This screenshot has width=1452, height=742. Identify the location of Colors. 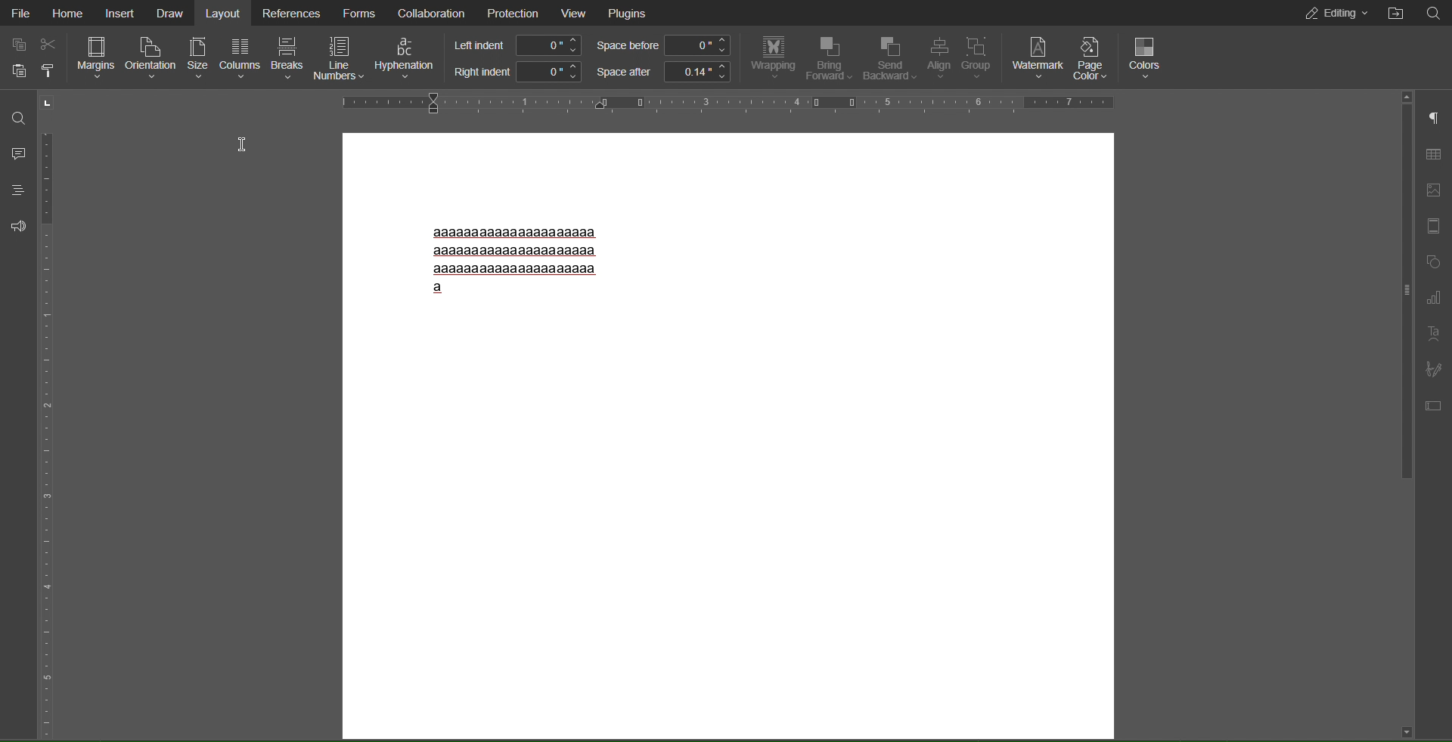
(1147, 56).